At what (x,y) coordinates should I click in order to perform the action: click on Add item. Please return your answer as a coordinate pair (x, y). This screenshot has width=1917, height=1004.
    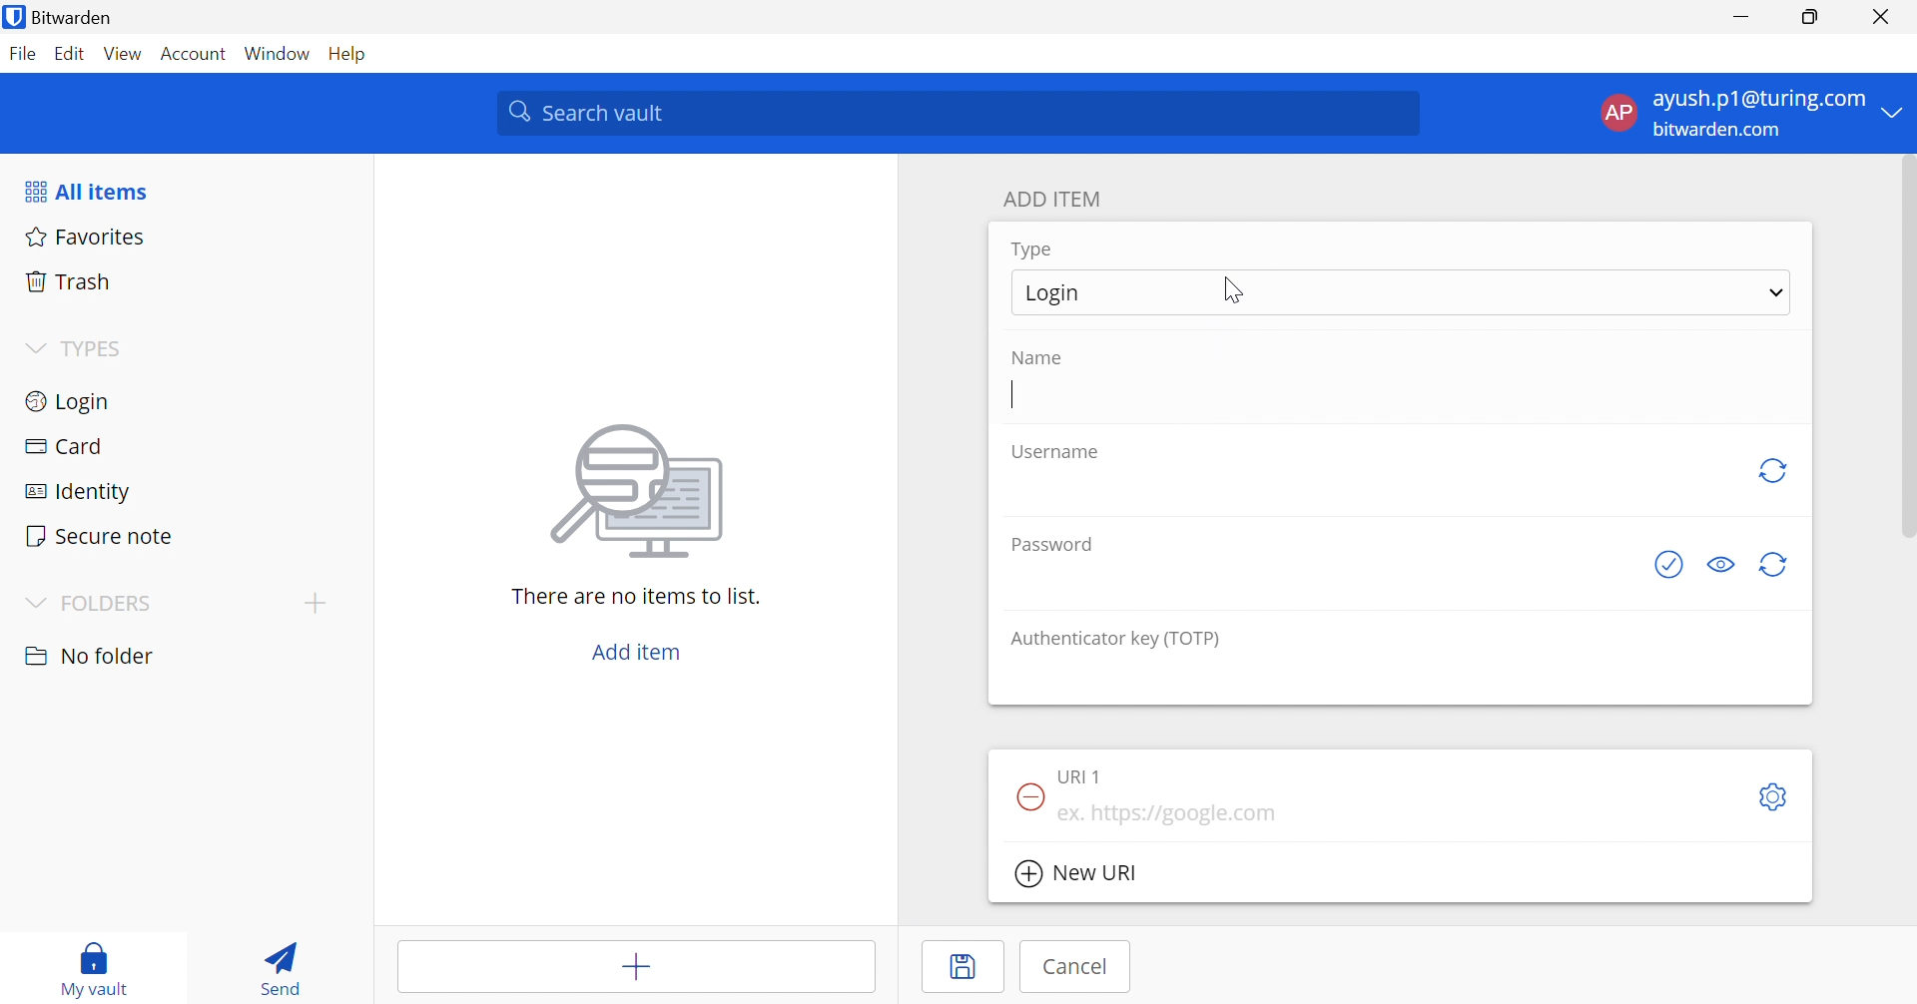
    Looking at the image, I should click on (637, 967).